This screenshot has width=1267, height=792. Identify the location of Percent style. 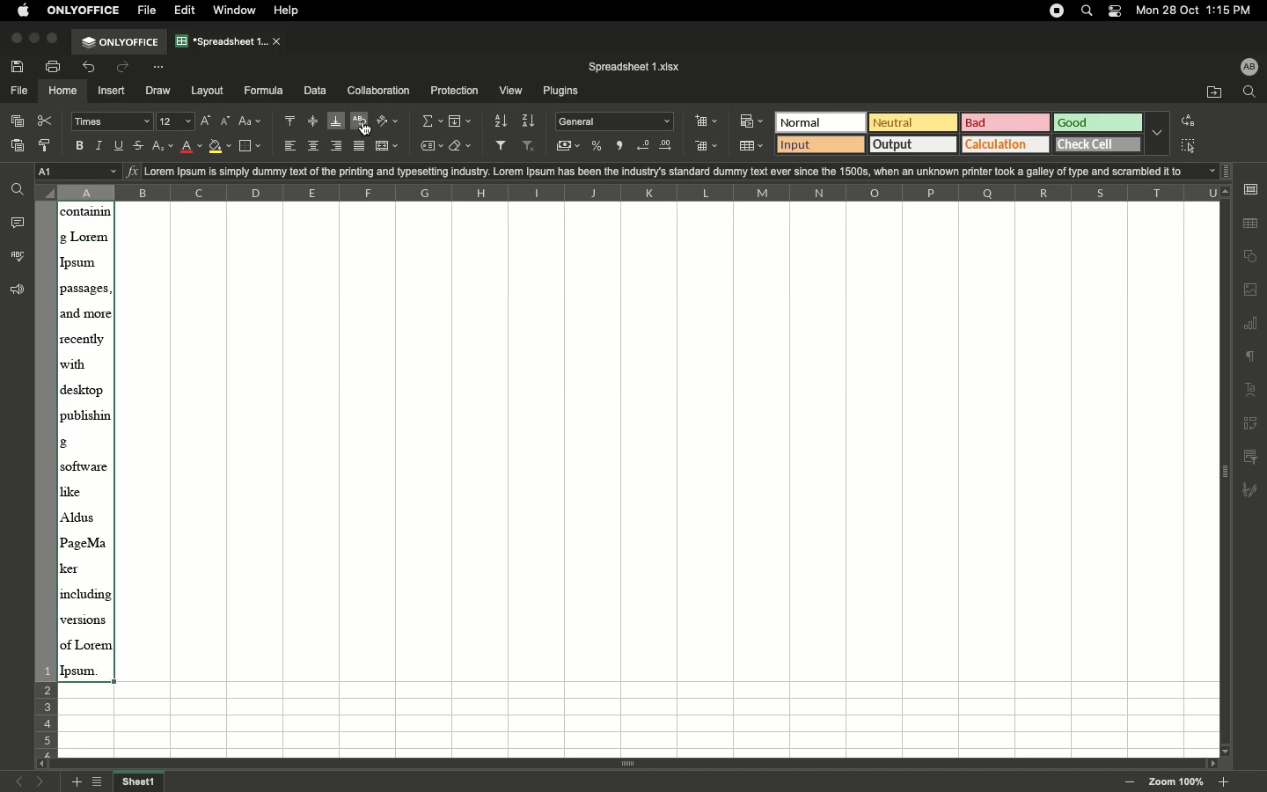
(598, 147).